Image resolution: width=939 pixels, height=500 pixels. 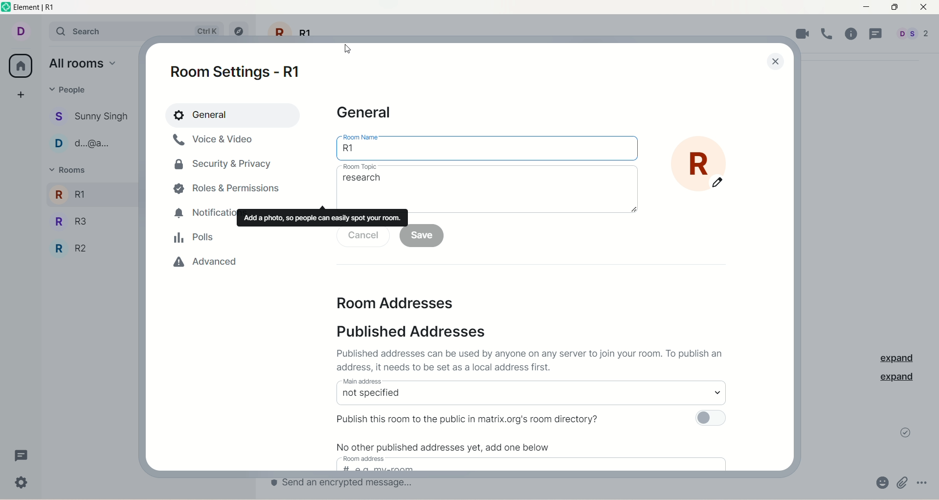 What do you see at coordinates (221, 140) in the screenshot?
I see `voice & video` at bounding box center [221, 140].